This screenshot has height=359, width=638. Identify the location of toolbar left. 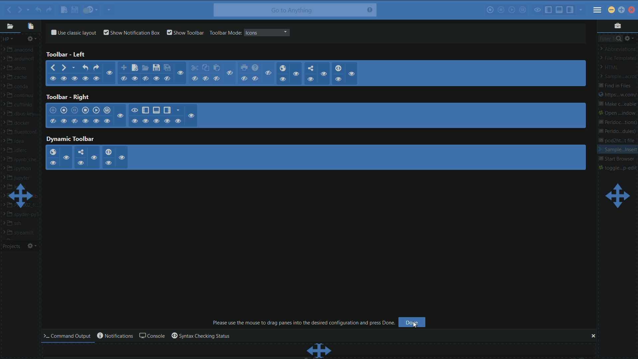
(67, 55).